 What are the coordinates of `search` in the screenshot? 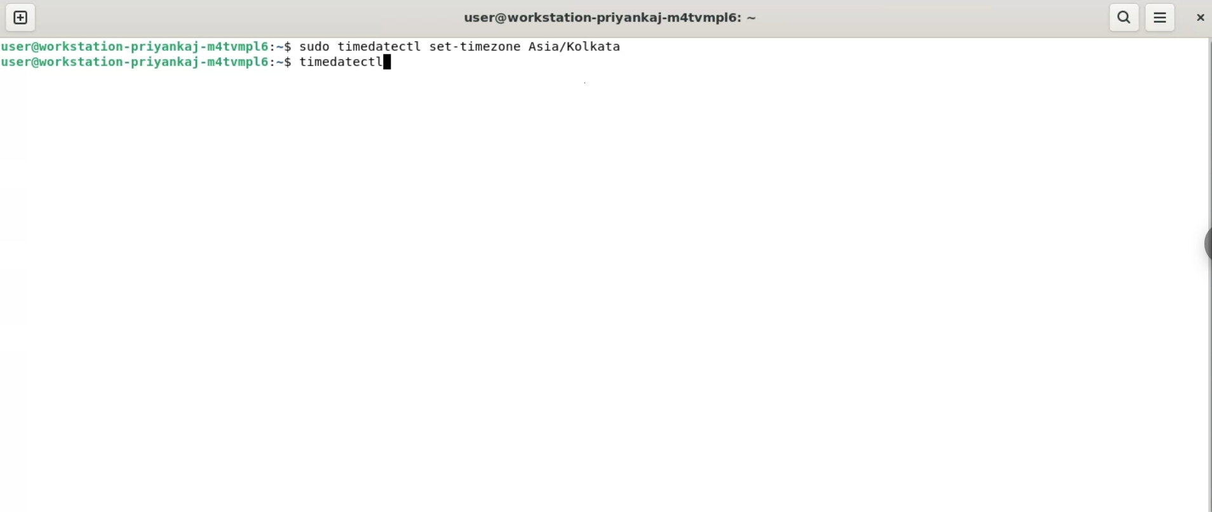 It's located at (1124, 18).